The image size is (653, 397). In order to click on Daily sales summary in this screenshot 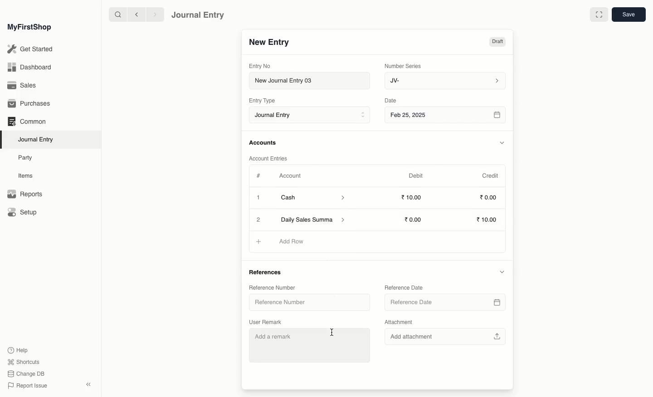, I will do `click(314, 220)`.